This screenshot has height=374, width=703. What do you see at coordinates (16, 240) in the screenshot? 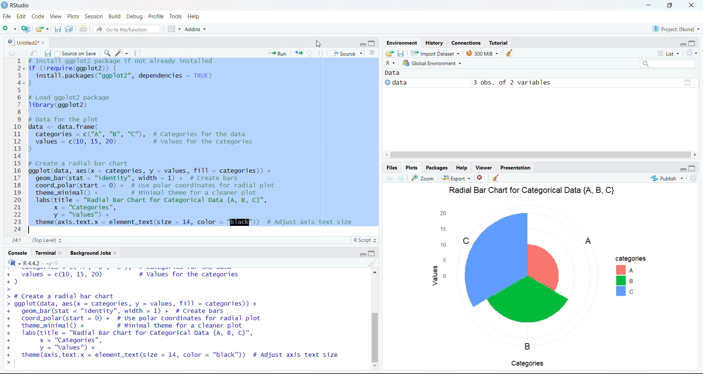
I see `1:1` at bounding box center [16, 240].